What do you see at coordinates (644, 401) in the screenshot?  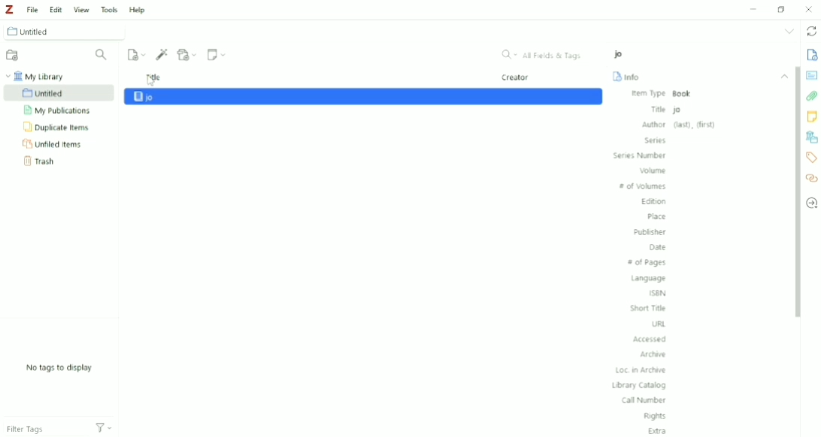 I see `Call Number` at bounding box center [644, 401].